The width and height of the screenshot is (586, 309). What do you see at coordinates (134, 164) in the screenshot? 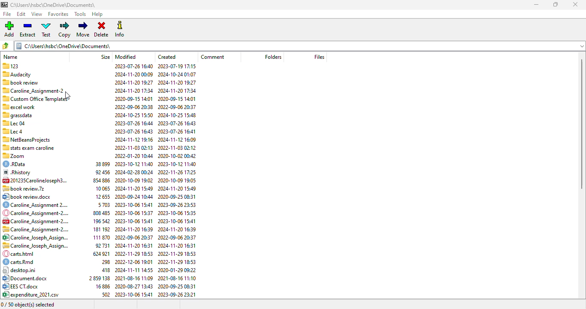
I see `2023-10-12 11:40` at bounding box center [134, 164].